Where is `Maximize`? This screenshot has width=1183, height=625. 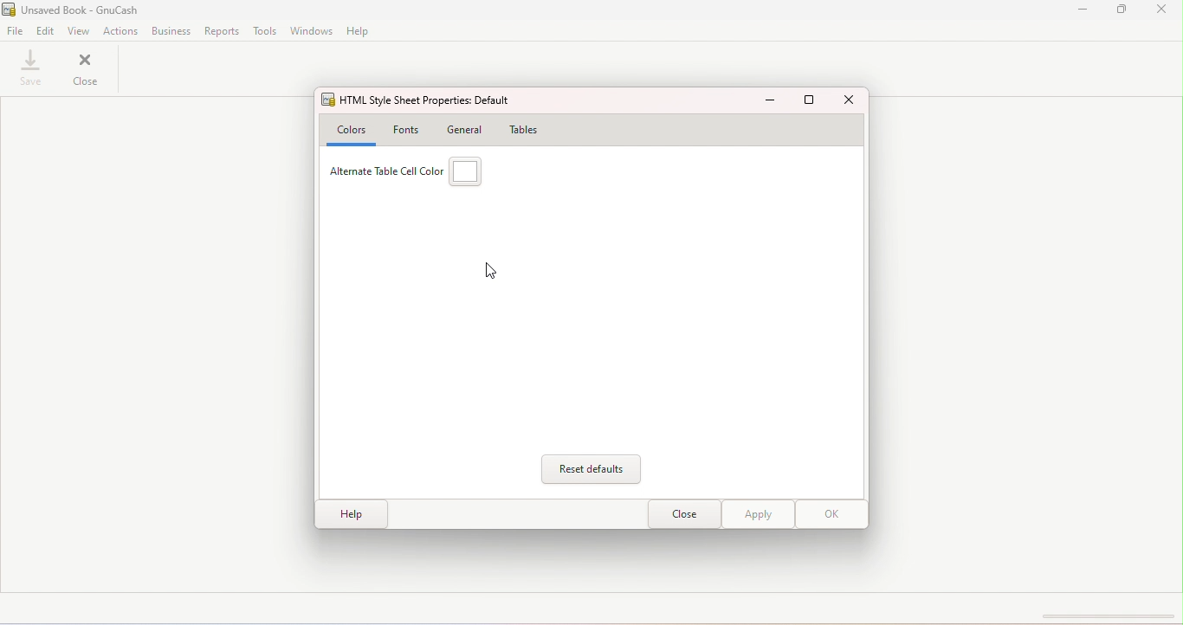 Maximize is located at coordinates (1125, 10).